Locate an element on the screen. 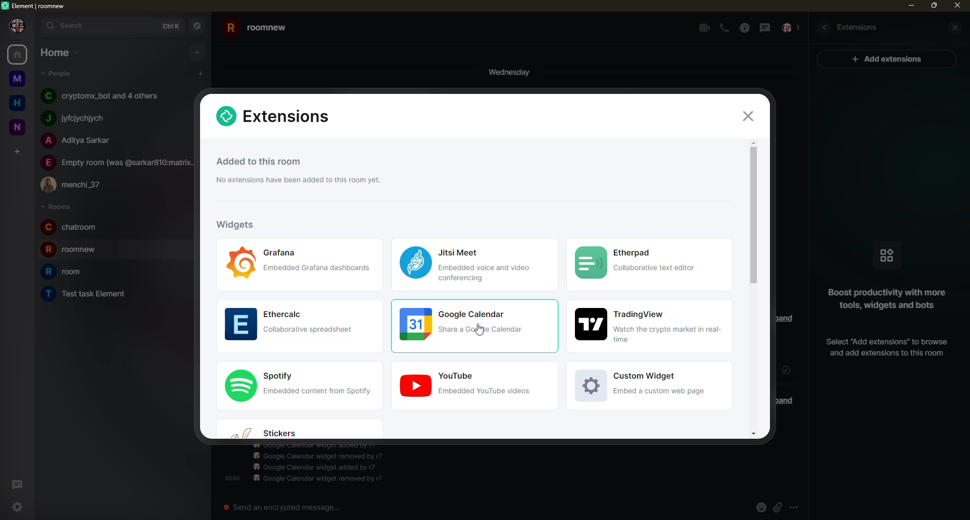 This screenshot has width=970, height=520. add is located at coordinates (199, 72).